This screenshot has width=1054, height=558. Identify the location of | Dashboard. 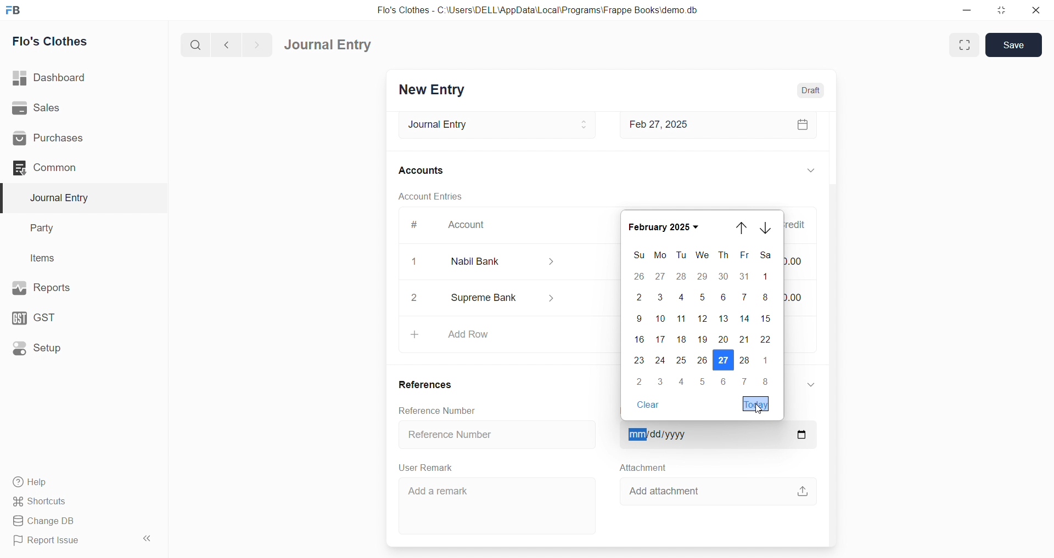
(60, 78).